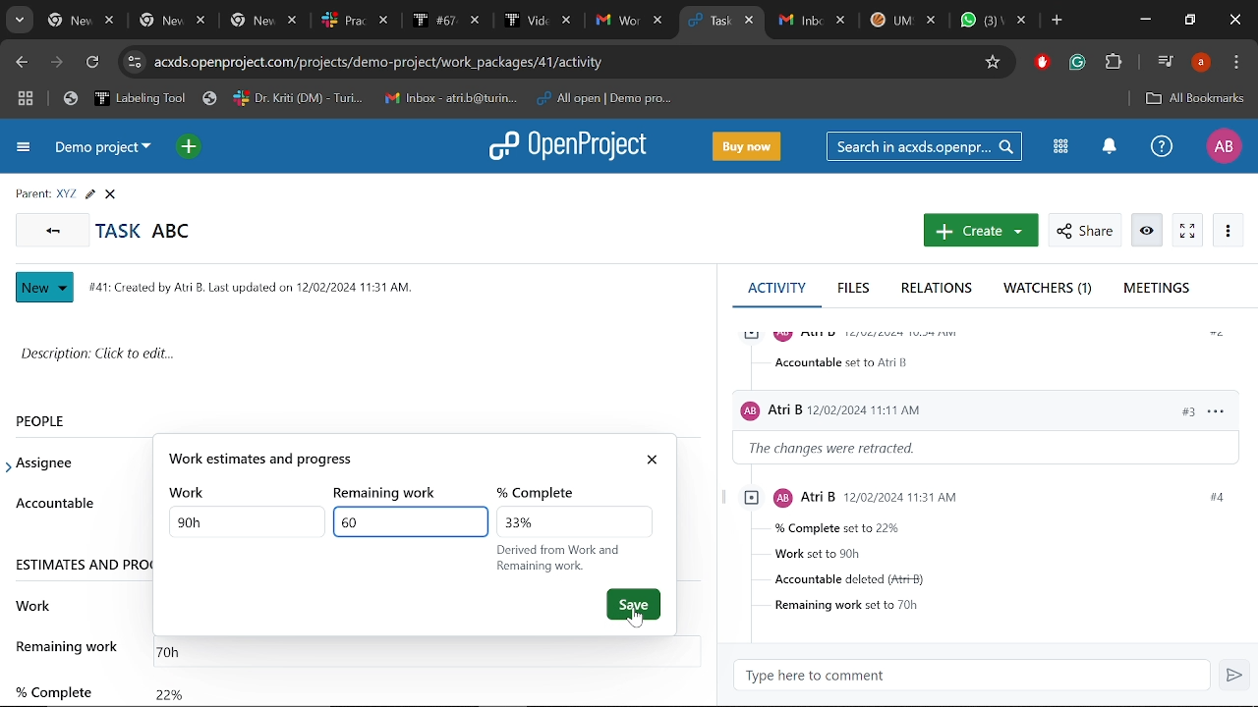 The image size is (1258, 707). I want to click on Remaining work, so click(178, 648).